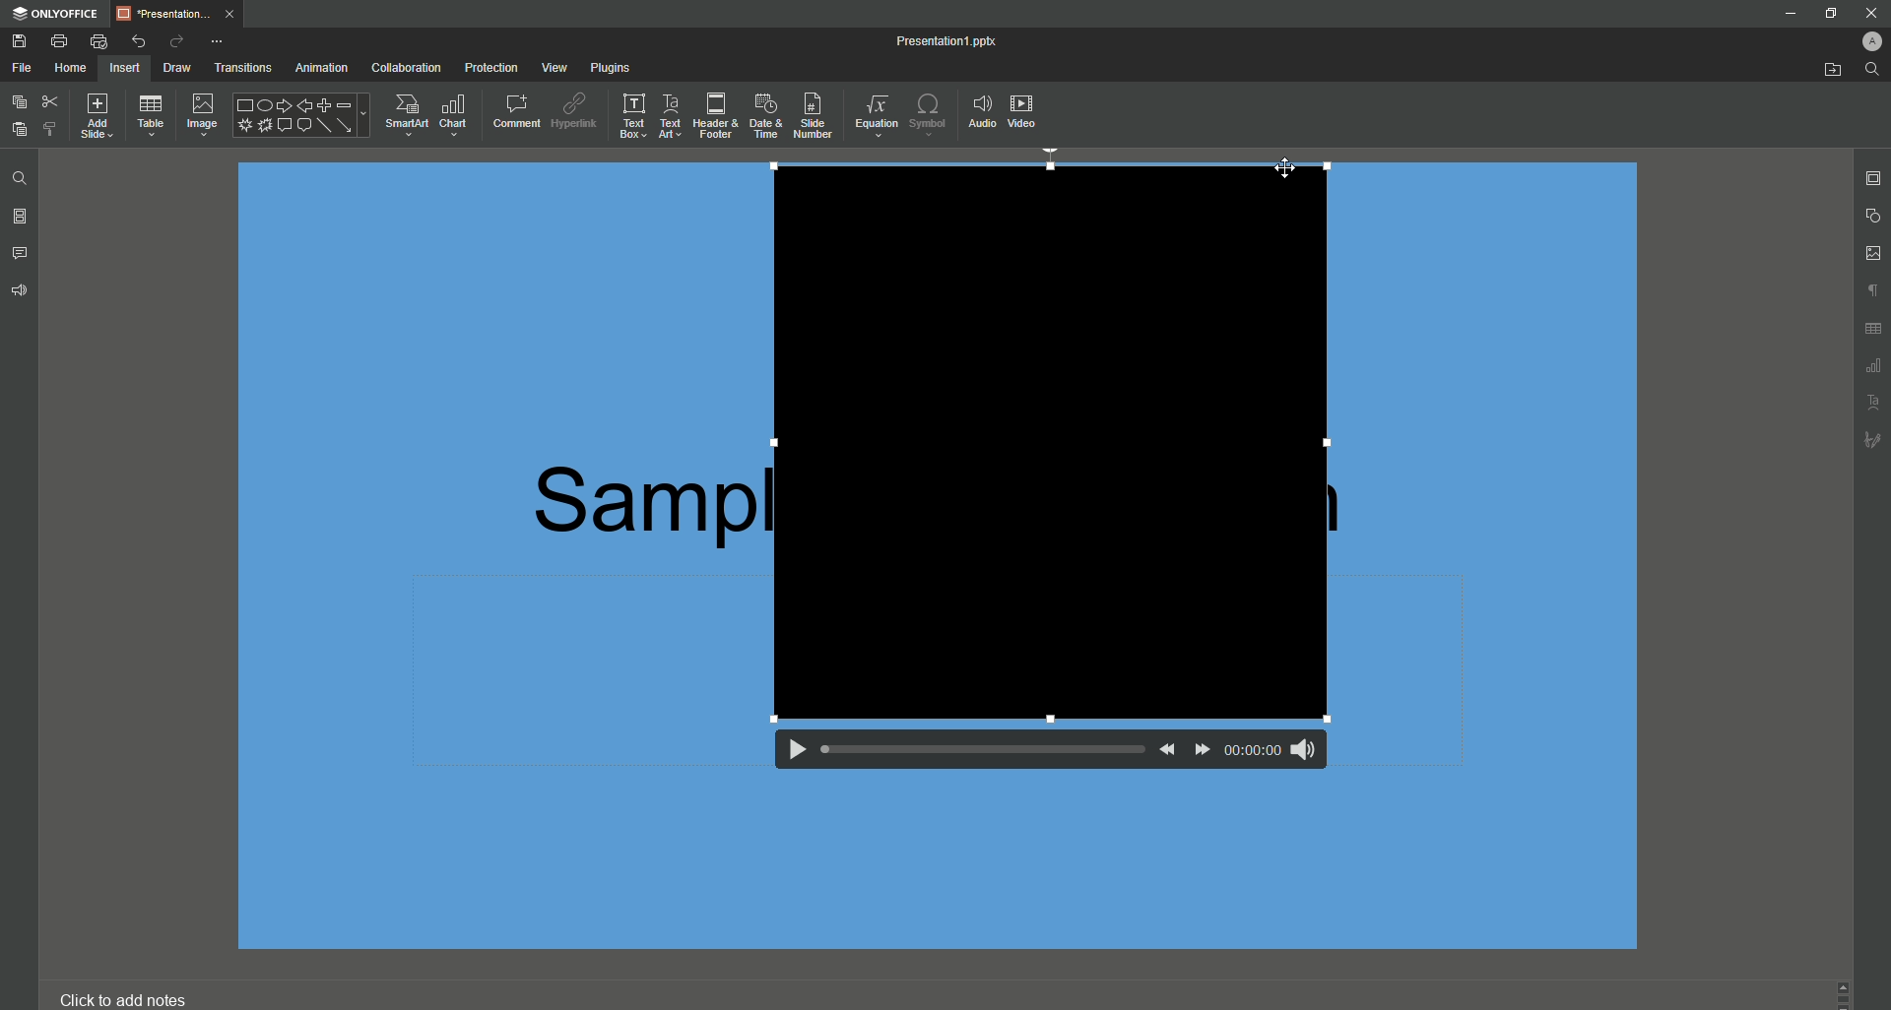  Describe the element at coordinates (132, 999) in the screenshot. I see `Click to add notes` at that location.